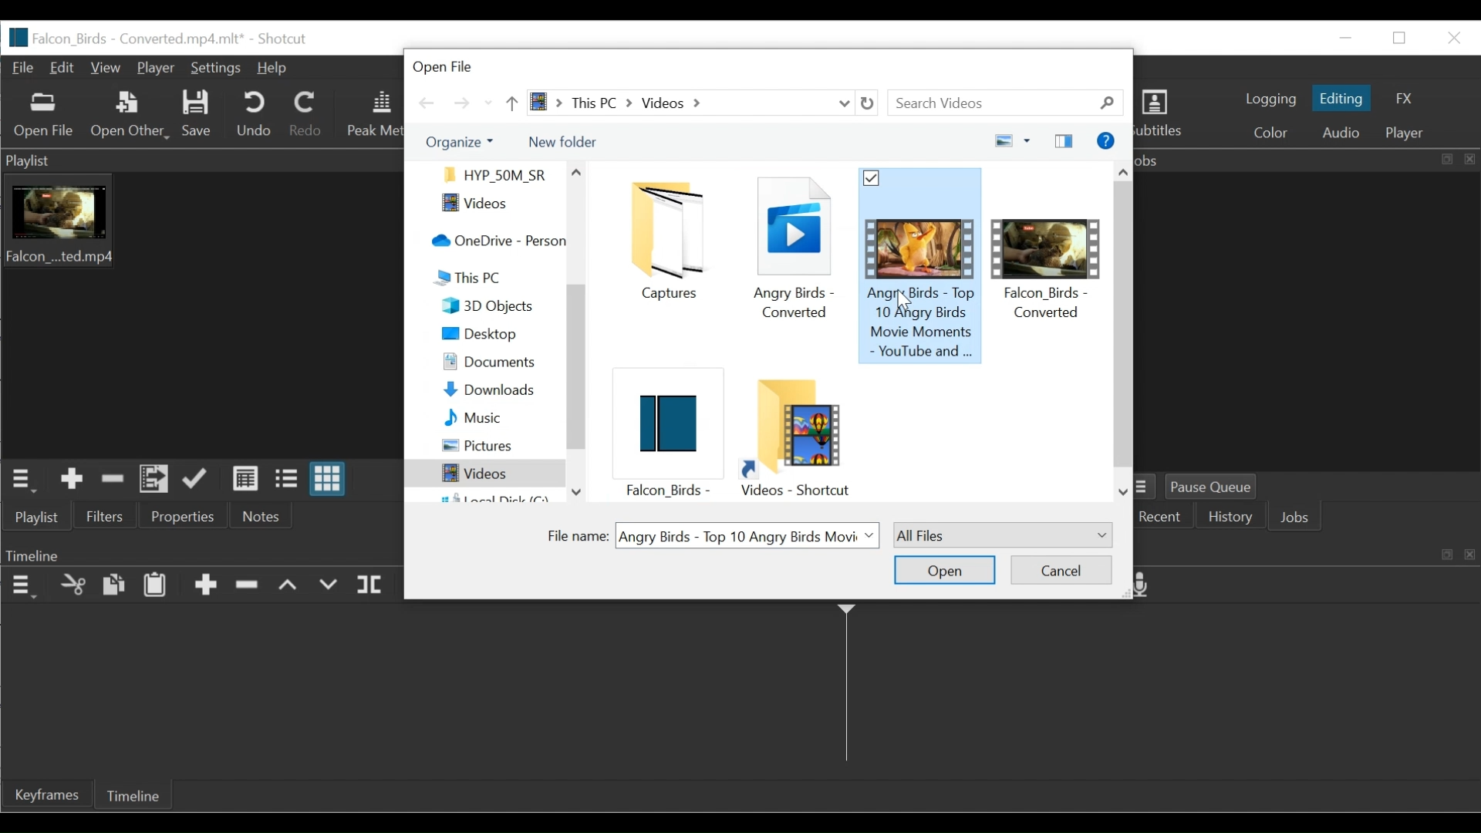 The width and height of the screenshot is (1481, 833). What do you see at coordinates (1124, 493) in the screenshot?
I see `Scroll down` at bounding box center [1124, 493].